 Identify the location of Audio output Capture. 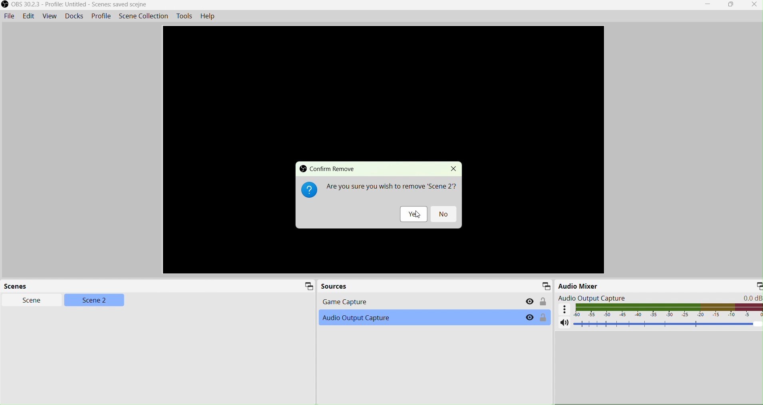
(660, 298).